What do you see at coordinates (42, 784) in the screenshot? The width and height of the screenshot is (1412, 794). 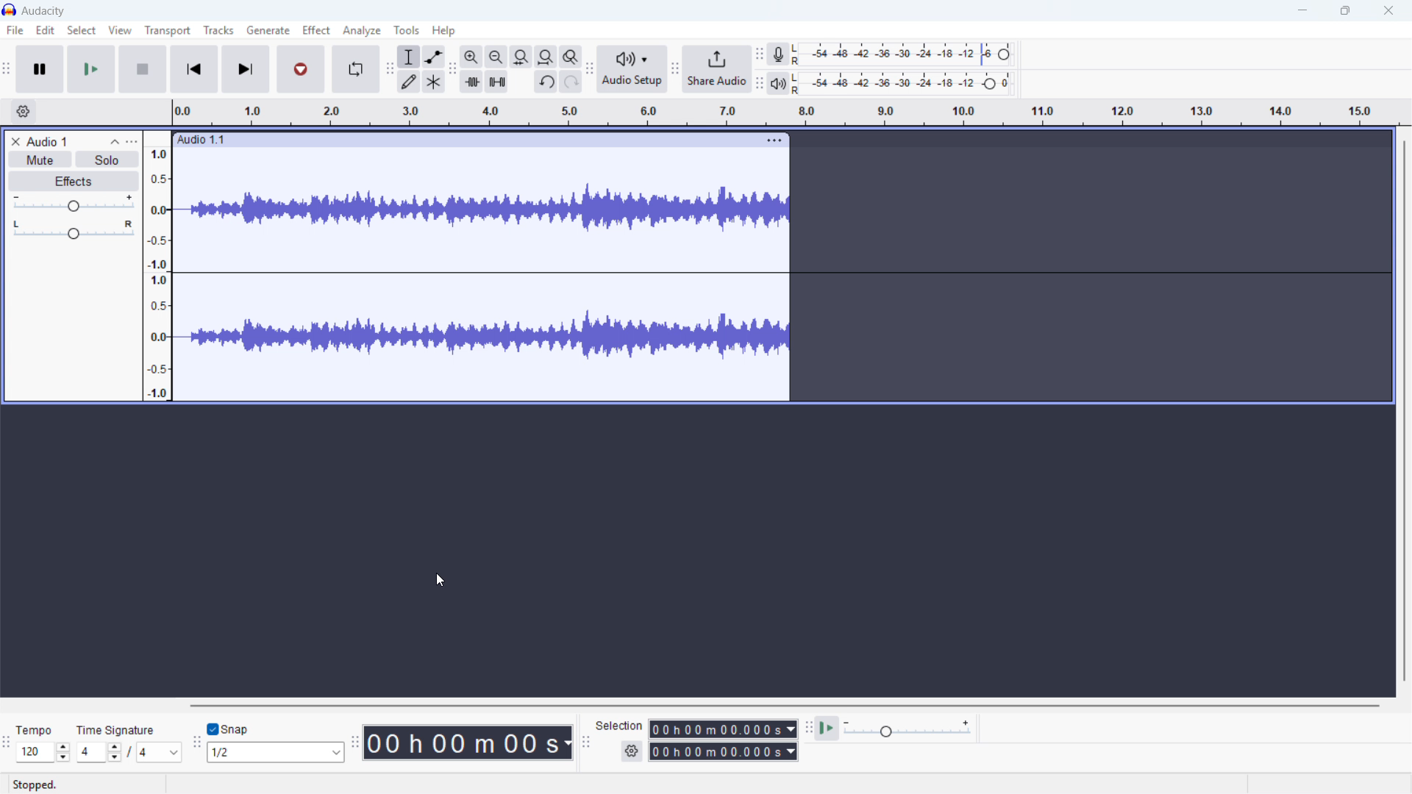 I see `stopped` at bounding box center [42, 784].